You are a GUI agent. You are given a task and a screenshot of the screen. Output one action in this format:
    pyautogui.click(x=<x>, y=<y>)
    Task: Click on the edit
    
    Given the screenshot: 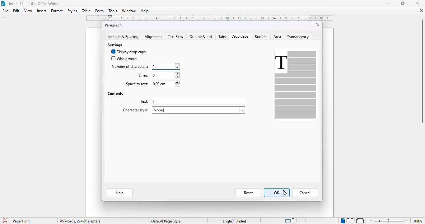 What is the action you would take?
    pyautogui.click(x=16, y=11)
    